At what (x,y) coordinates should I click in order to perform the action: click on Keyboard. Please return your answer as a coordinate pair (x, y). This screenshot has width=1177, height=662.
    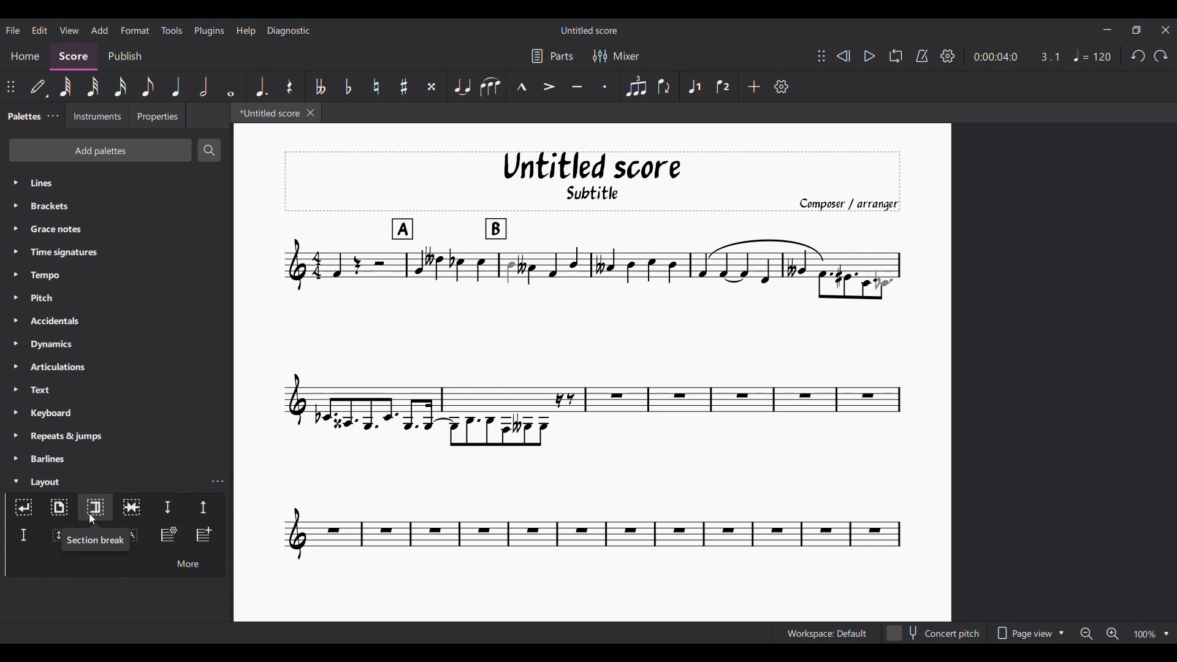
    Looking at the image, I should click on (117, 413).